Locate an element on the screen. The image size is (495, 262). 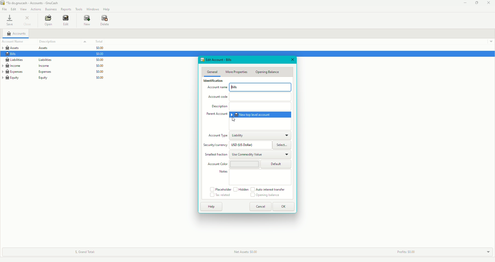
Notes is located at coordinates (222, 173).